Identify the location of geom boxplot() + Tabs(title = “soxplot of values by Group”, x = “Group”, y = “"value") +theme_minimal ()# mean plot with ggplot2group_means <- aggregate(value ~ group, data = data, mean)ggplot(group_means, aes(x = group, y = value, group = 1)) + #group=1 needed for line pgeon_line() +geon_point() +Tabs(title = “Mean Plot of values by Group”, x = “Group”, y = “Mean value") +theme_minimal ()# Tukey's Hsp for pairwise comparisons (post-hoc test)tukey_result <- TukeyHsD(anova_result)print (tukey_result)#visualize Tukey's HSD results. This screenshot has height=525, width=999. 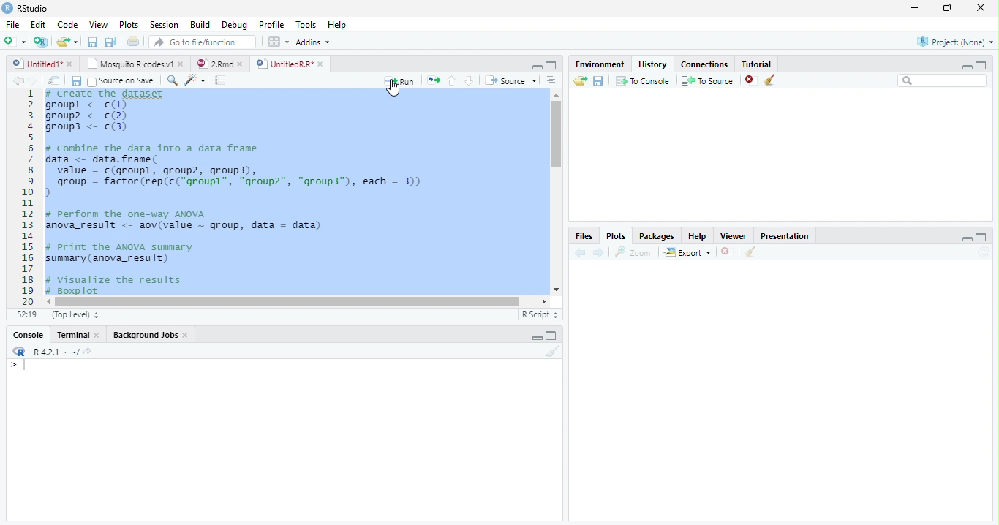
(293, 193).